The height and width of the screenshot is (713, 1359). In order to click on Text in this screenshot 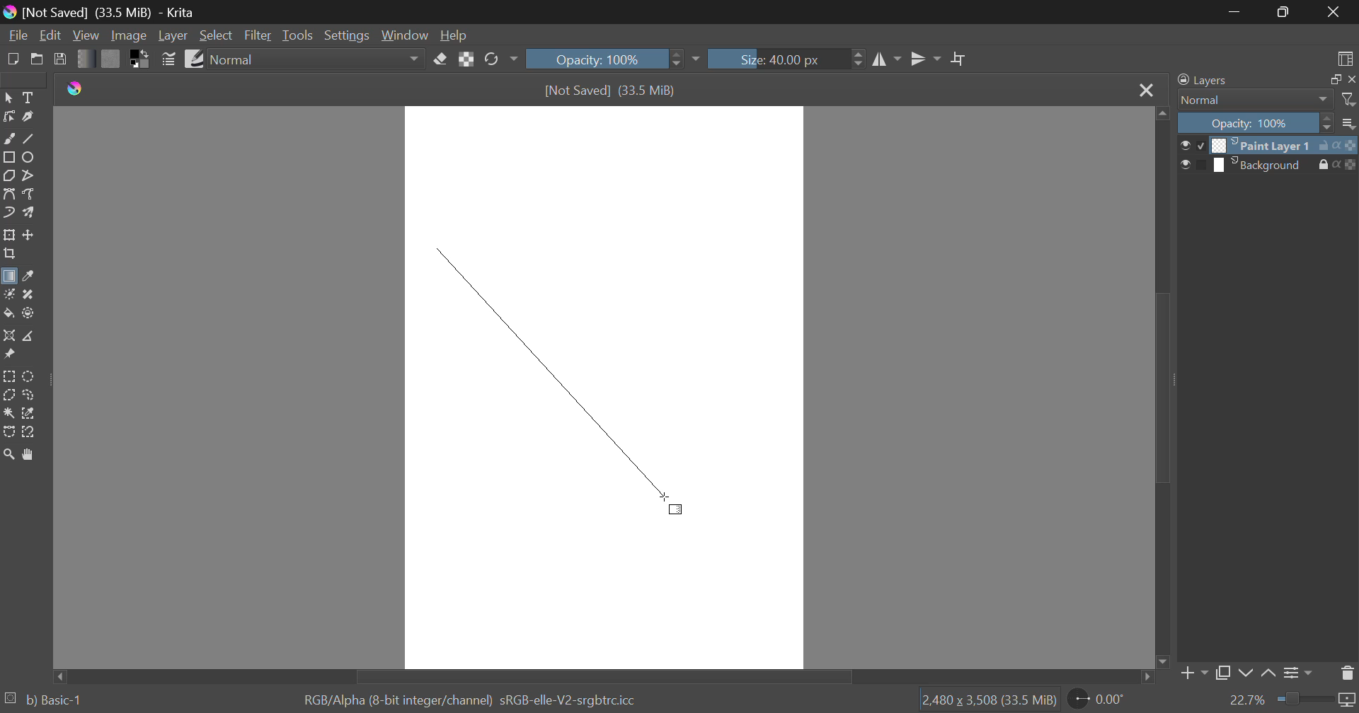, I will do `click(27, 96)`.